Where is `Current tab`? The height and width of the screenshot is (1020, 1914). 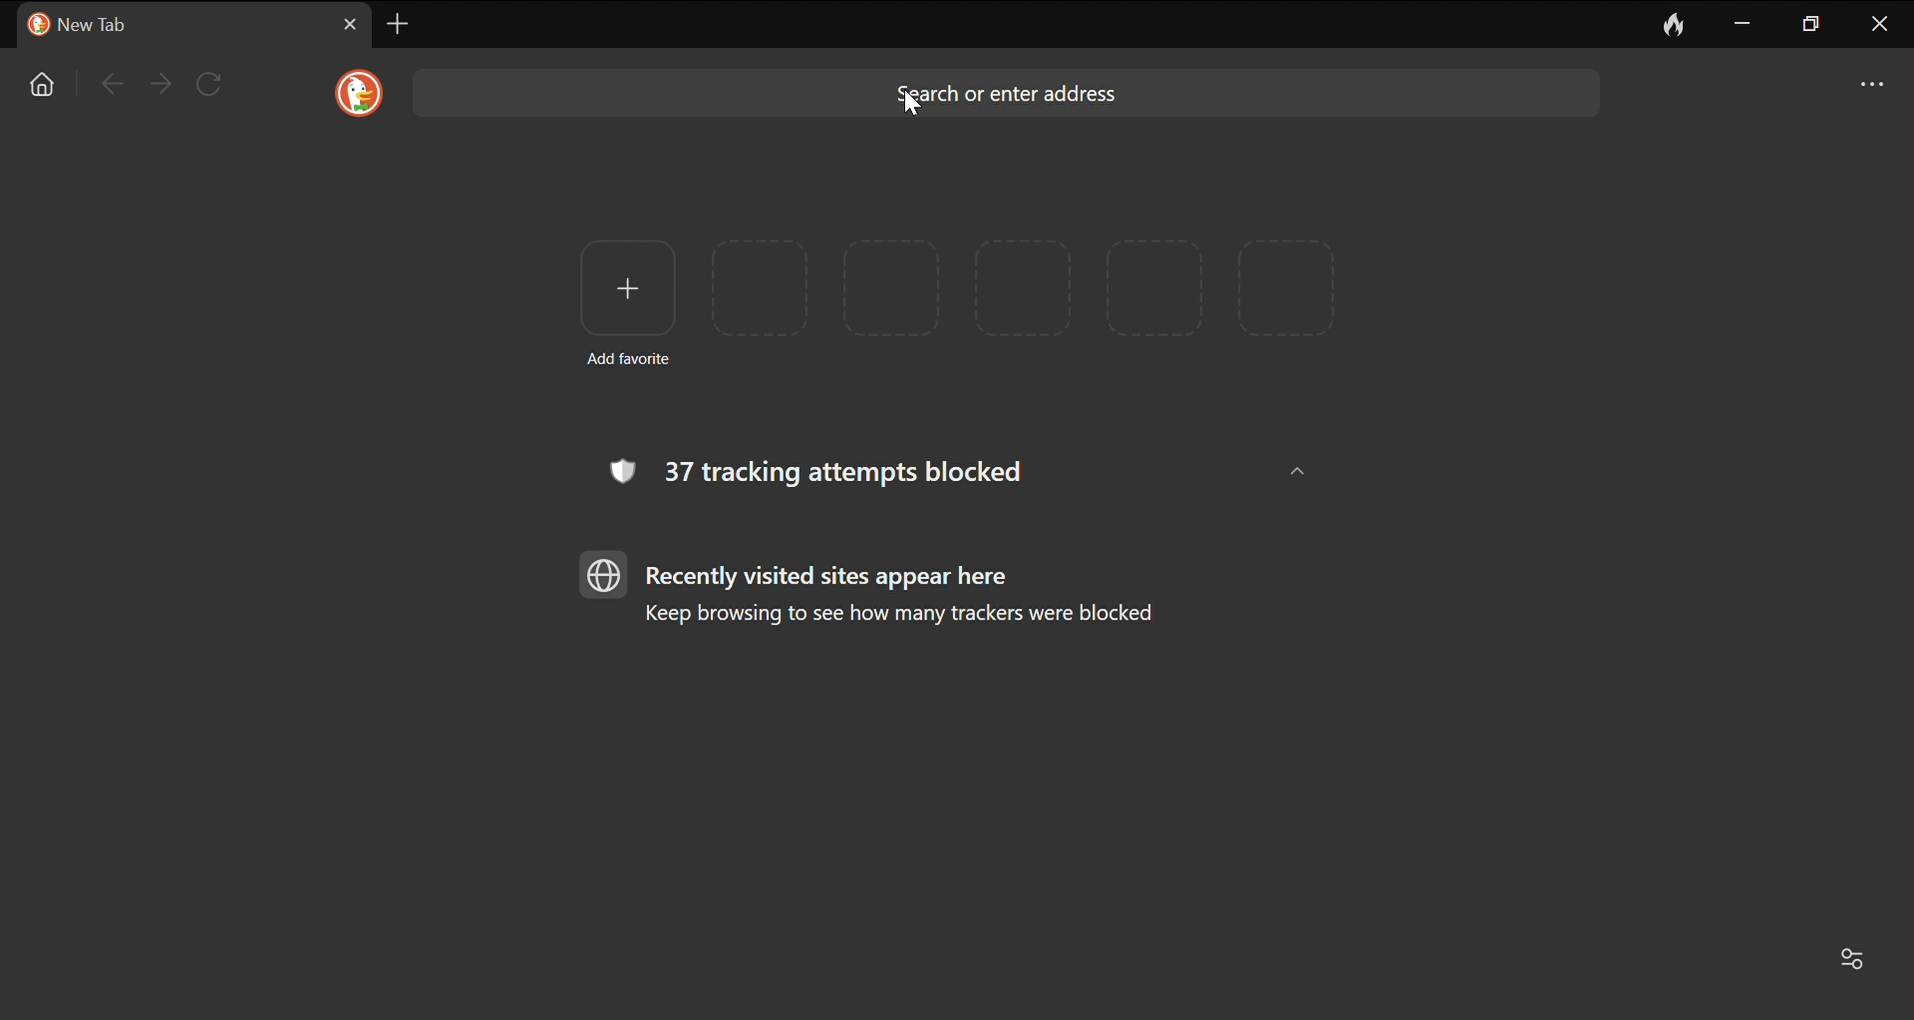
Current tab is located at coordinates (167, 25).